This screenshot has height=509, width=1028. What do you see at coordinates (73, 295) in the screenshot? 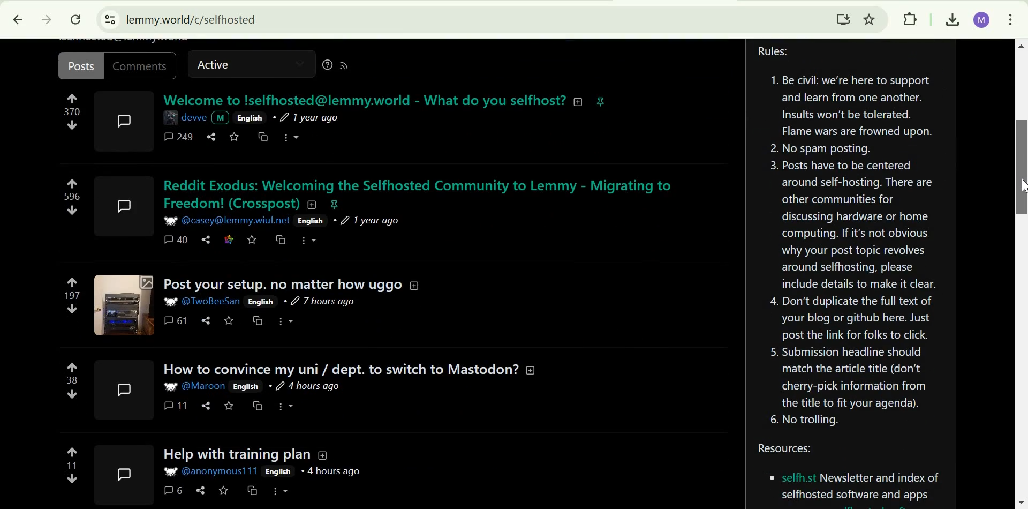
I see `197 points` at bounding box center [73, 295].